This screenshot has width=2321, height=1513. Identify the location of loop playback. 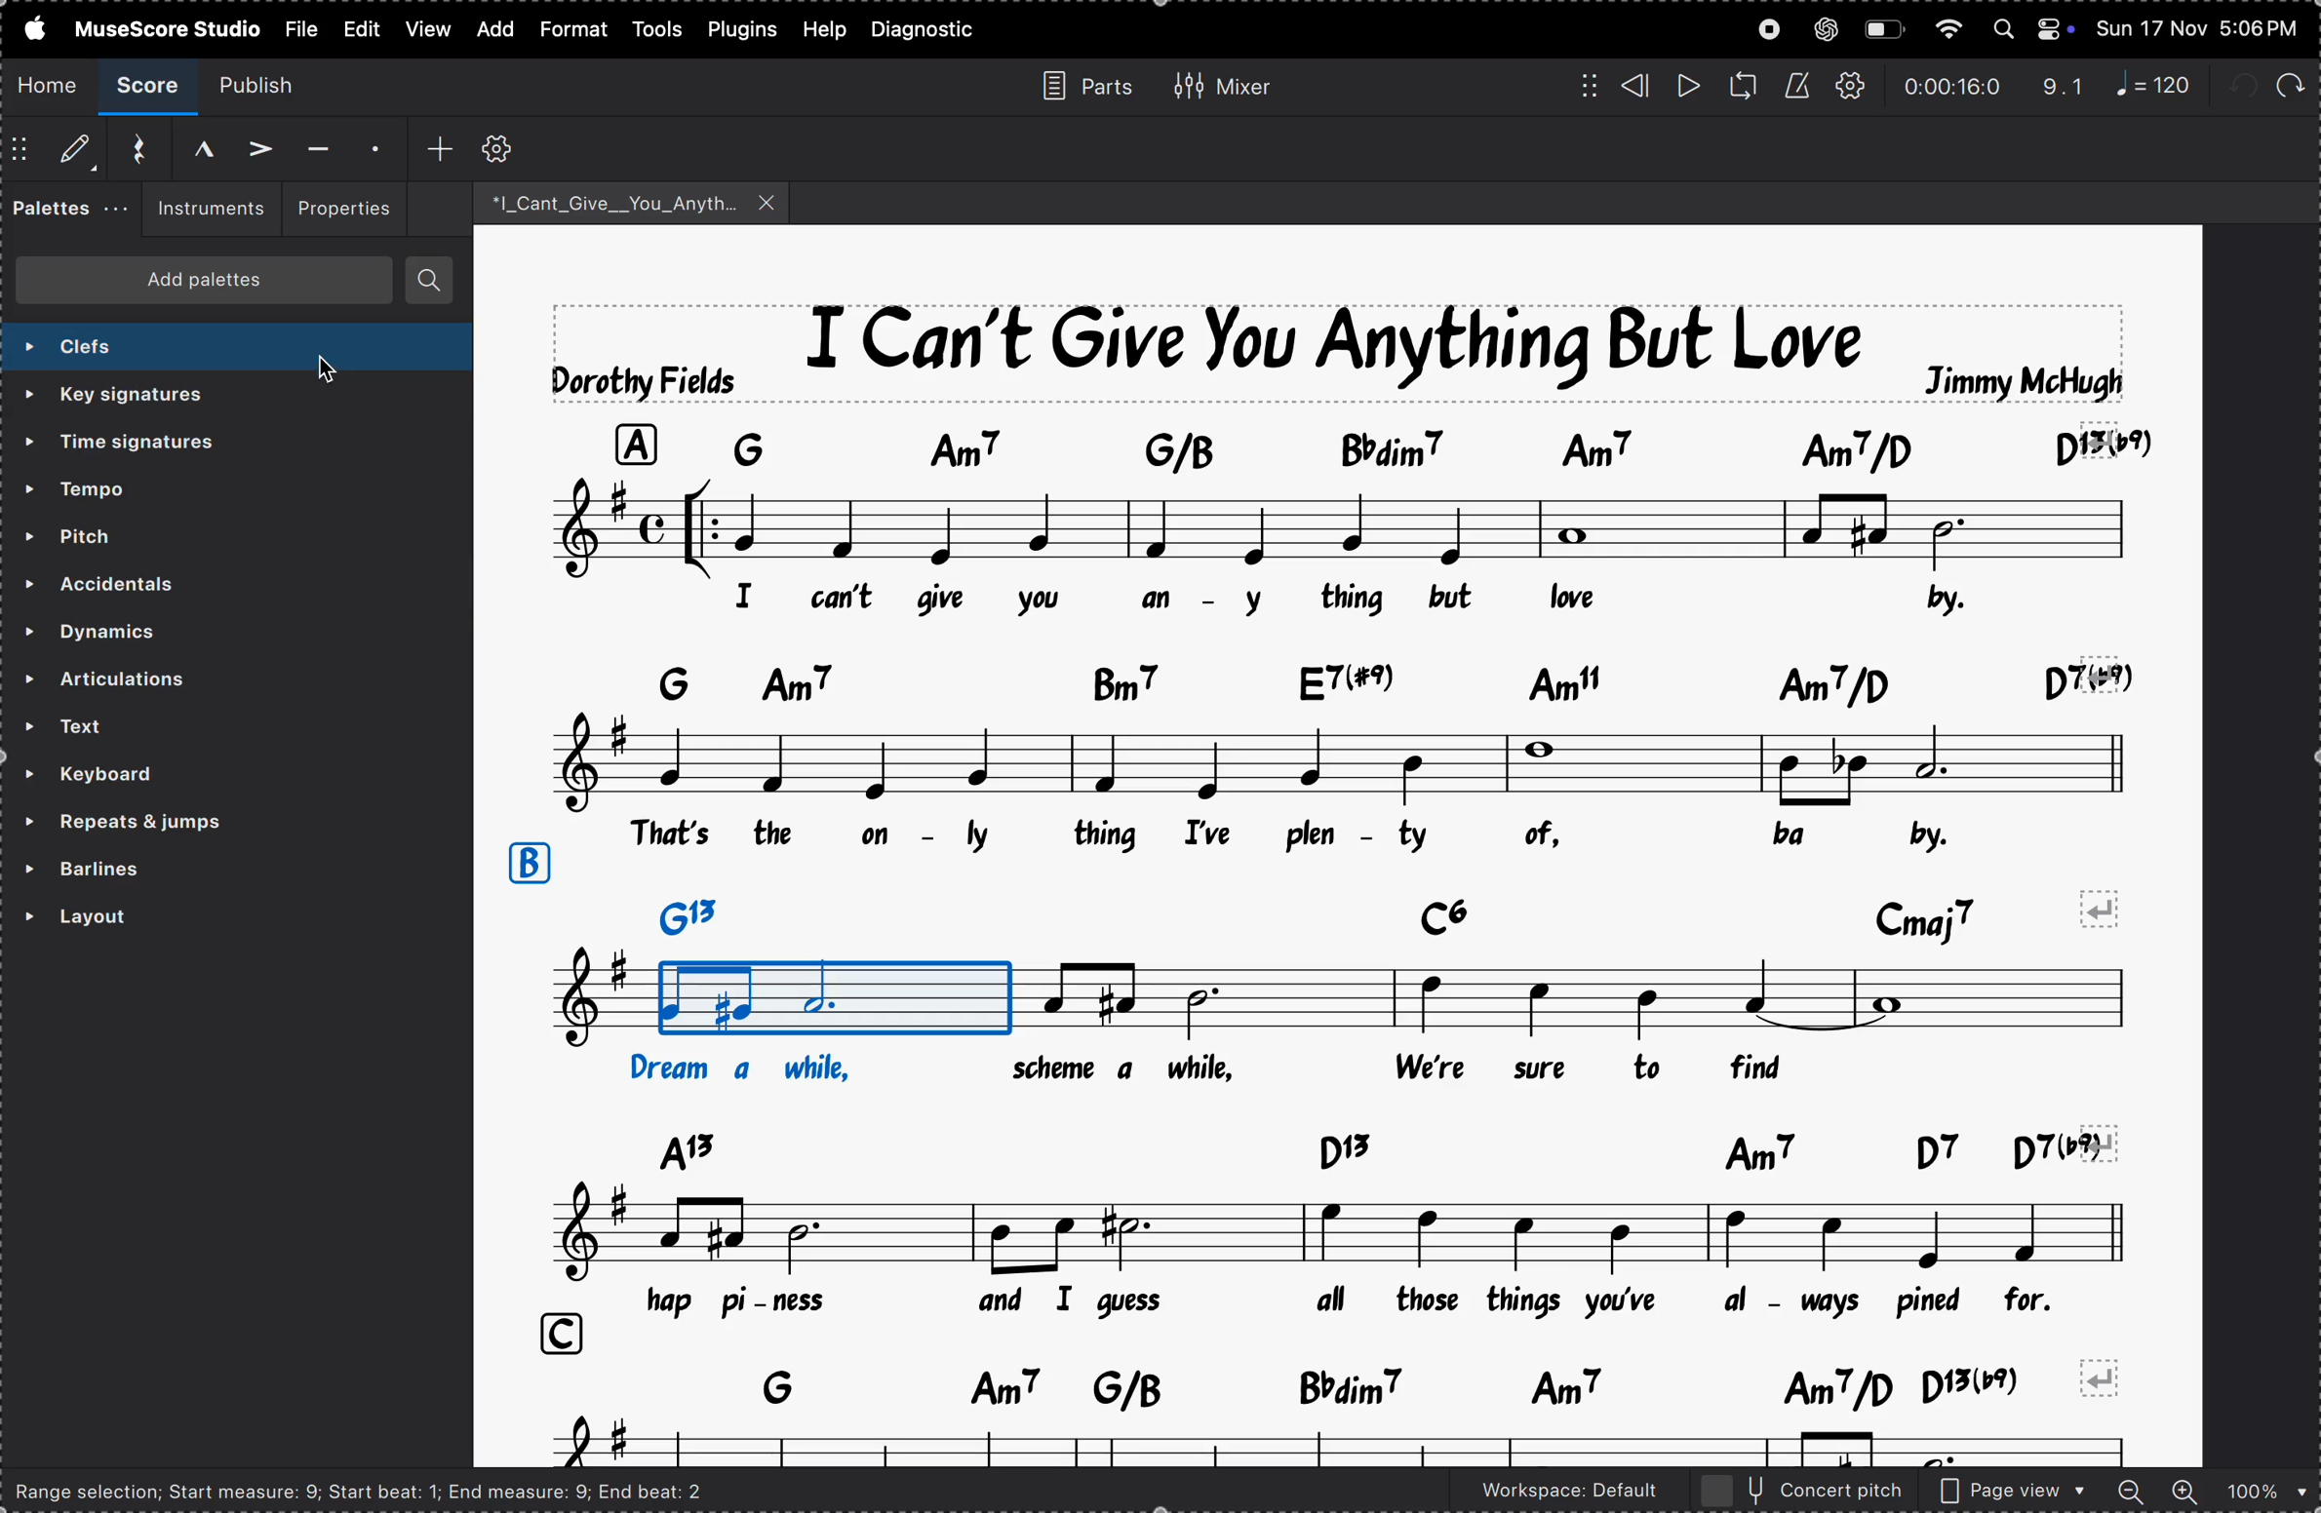
(1743, 86).